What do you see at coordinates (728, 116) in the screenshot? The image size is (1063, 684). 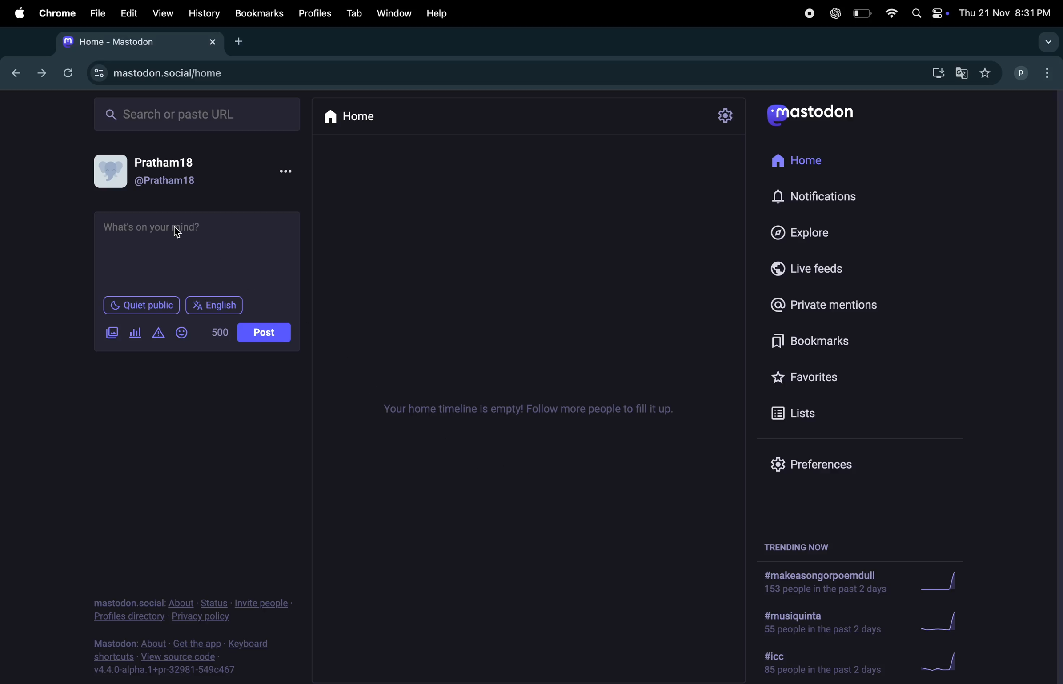 I see `setting` at bounding box center [728, 116].